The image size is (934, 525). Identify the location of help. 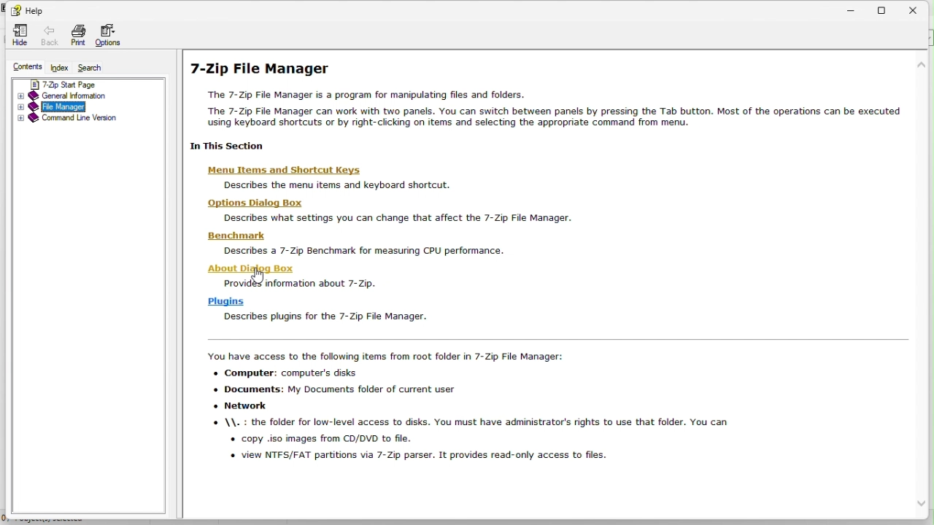
(28, 10).